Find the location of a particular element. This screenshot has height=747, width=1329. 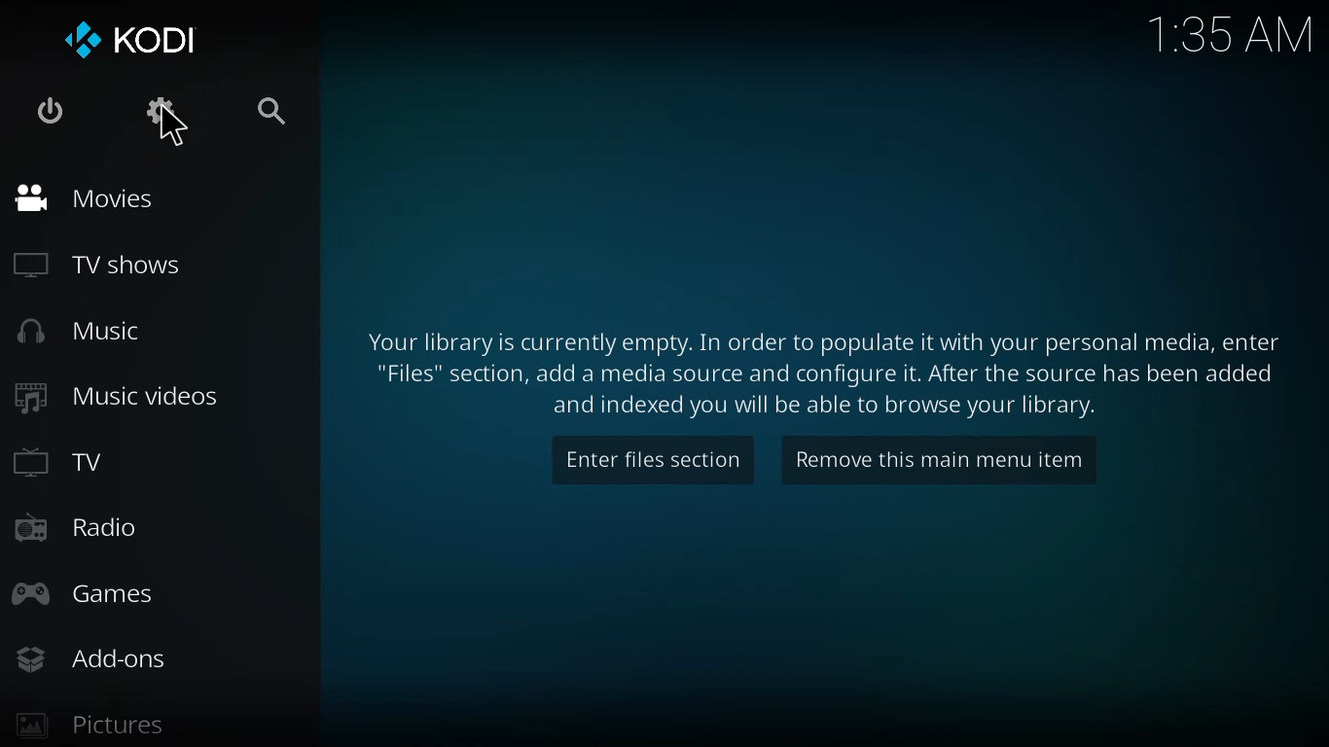

add-ons is located at coordinates (90, 661).